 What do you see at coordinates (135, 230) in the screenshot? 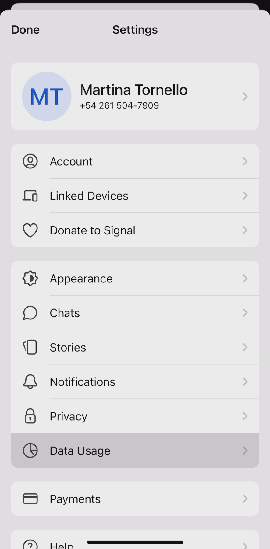
I see `donate to signal` at bounding box center [135, 230].